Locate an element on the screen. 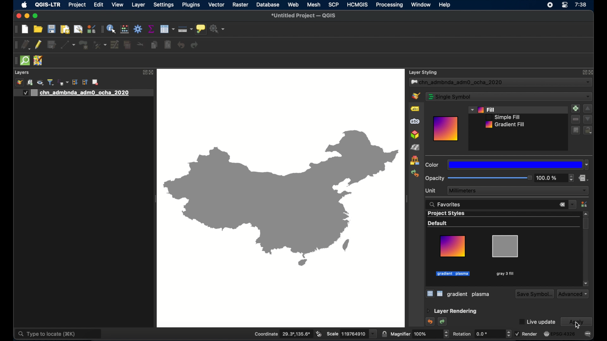 This screenshot has width=607, height=341. plugins is located at coordinates (192, 5).